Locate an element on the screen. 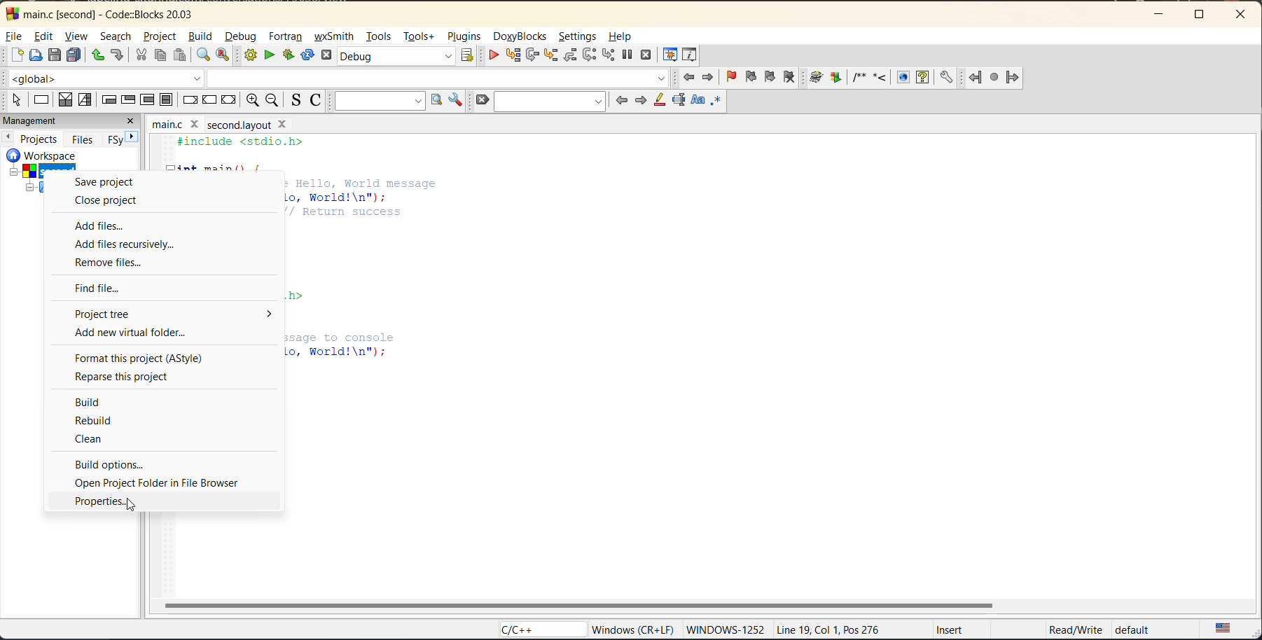 The image size is (1262, 640). add files is located at coordinates (101, 225).